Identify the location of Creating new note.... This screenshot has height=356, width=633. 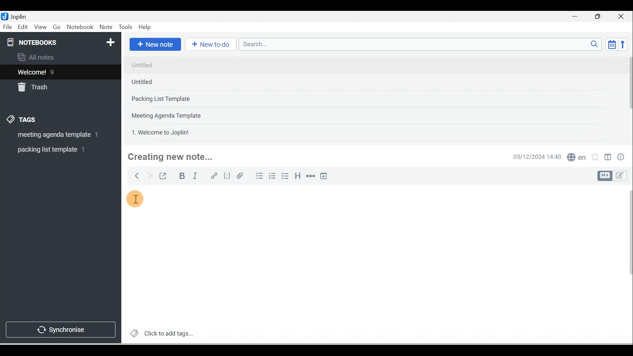
(174, 157).